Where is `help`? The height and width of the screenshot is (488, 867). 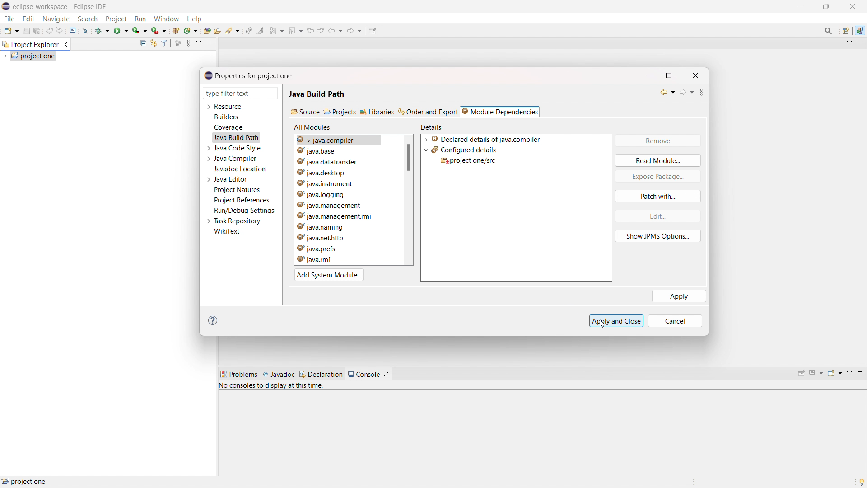 help is located at coordinates (194, 19).